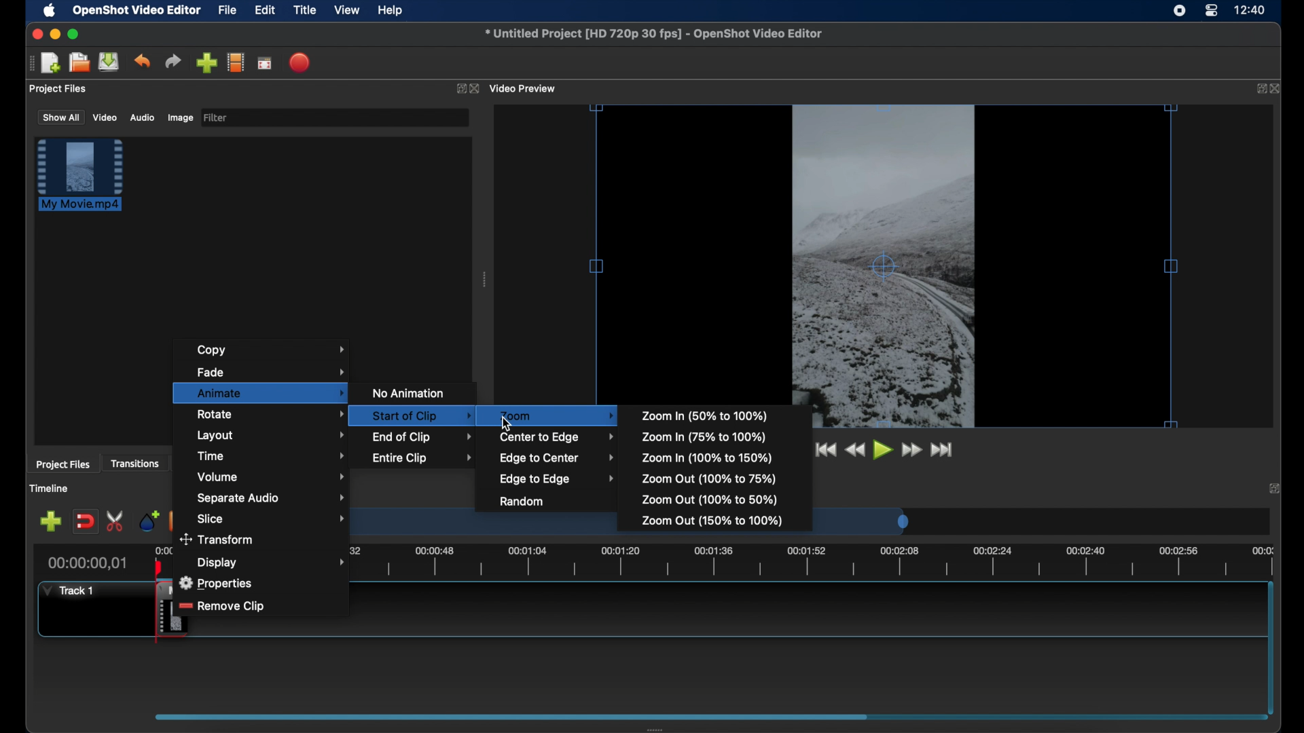  I want to click on fade menu, so click(272, 371).